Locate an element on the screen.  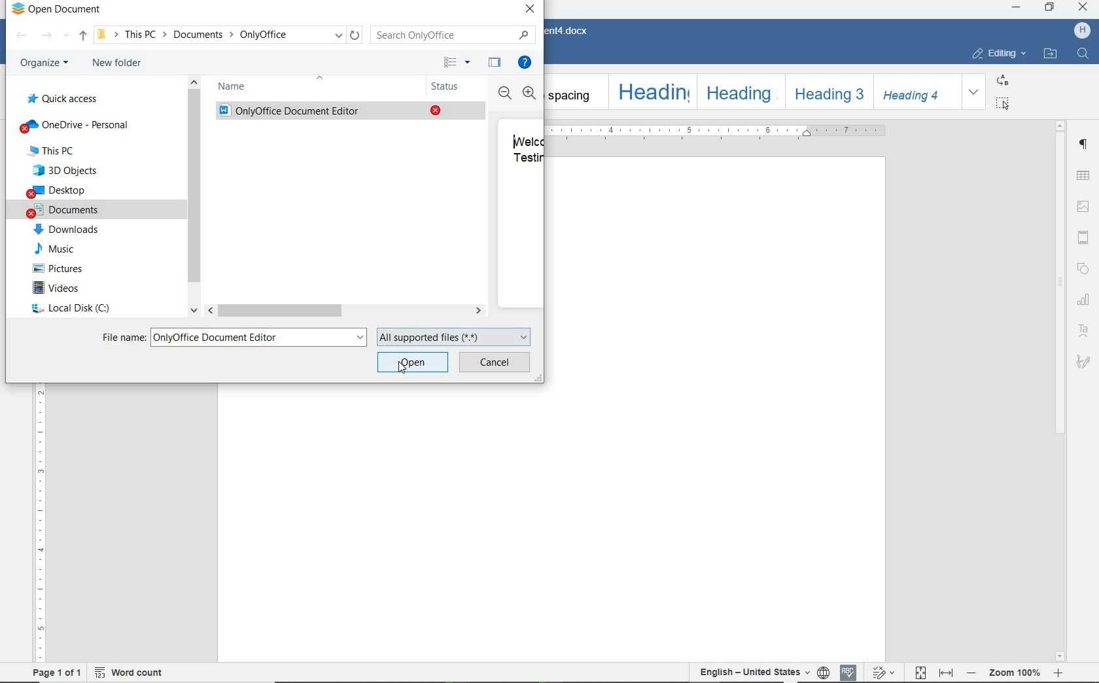
text art is located at coordinates (1085, 330).